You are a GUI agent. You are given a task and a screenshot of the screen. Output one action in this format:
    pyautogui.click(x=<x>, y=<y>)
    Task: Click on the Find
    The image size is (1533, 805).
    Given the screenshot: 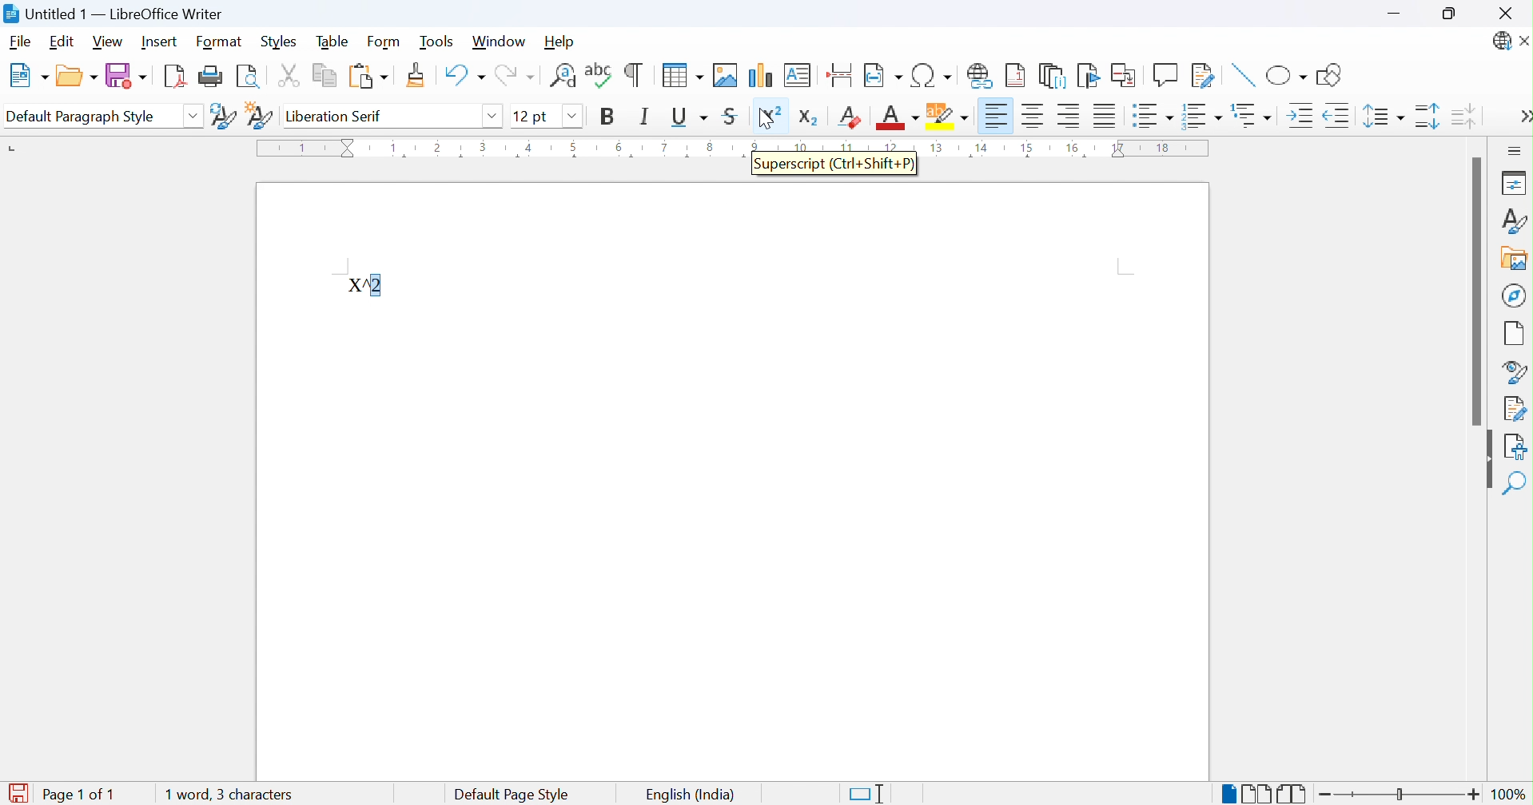 What is the action you would take?
    pyautogui.click(x=1517, y=483)
    